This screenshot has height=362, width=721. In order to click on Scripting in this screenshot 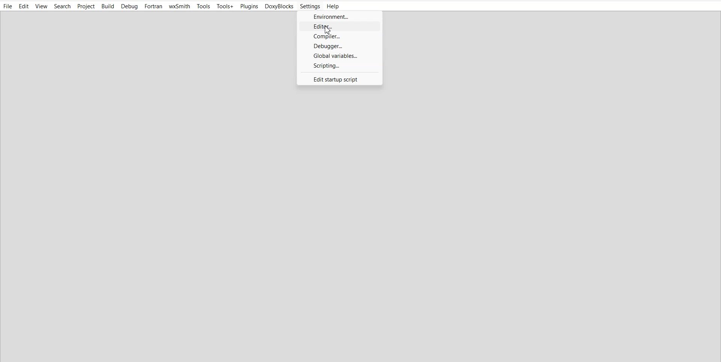, I will do `click(340, 66)`.